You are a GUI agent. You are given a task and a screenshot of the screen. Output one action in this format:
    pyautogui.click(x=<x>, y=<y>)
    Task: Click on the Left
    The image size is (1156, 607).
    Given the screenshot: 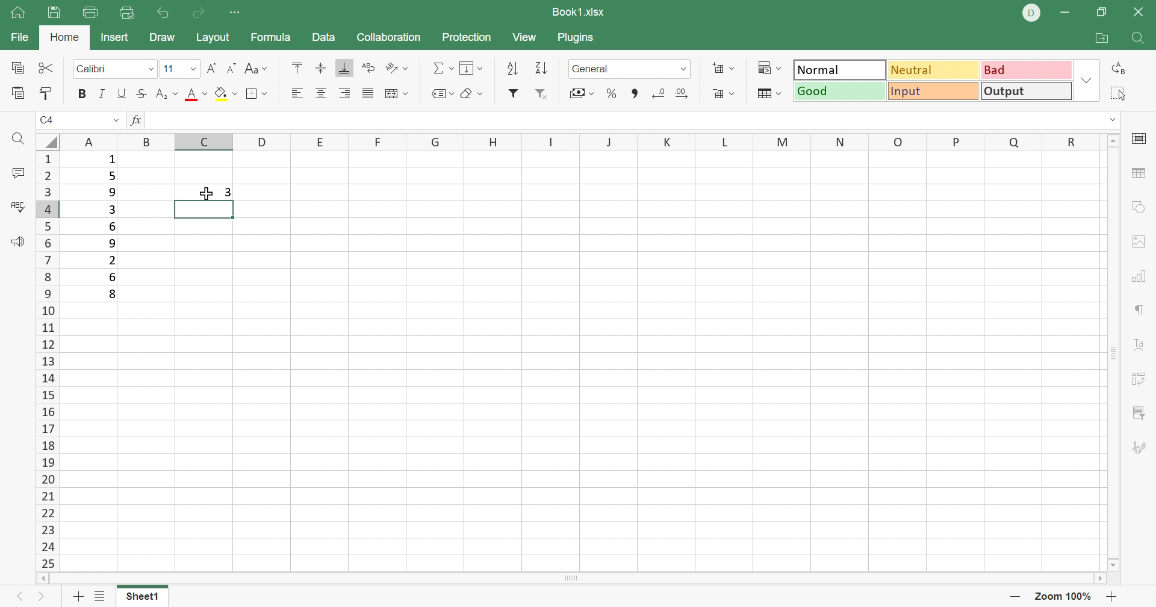 What is the action you would take?
    pyautogui.click(x=14, y=599)
    